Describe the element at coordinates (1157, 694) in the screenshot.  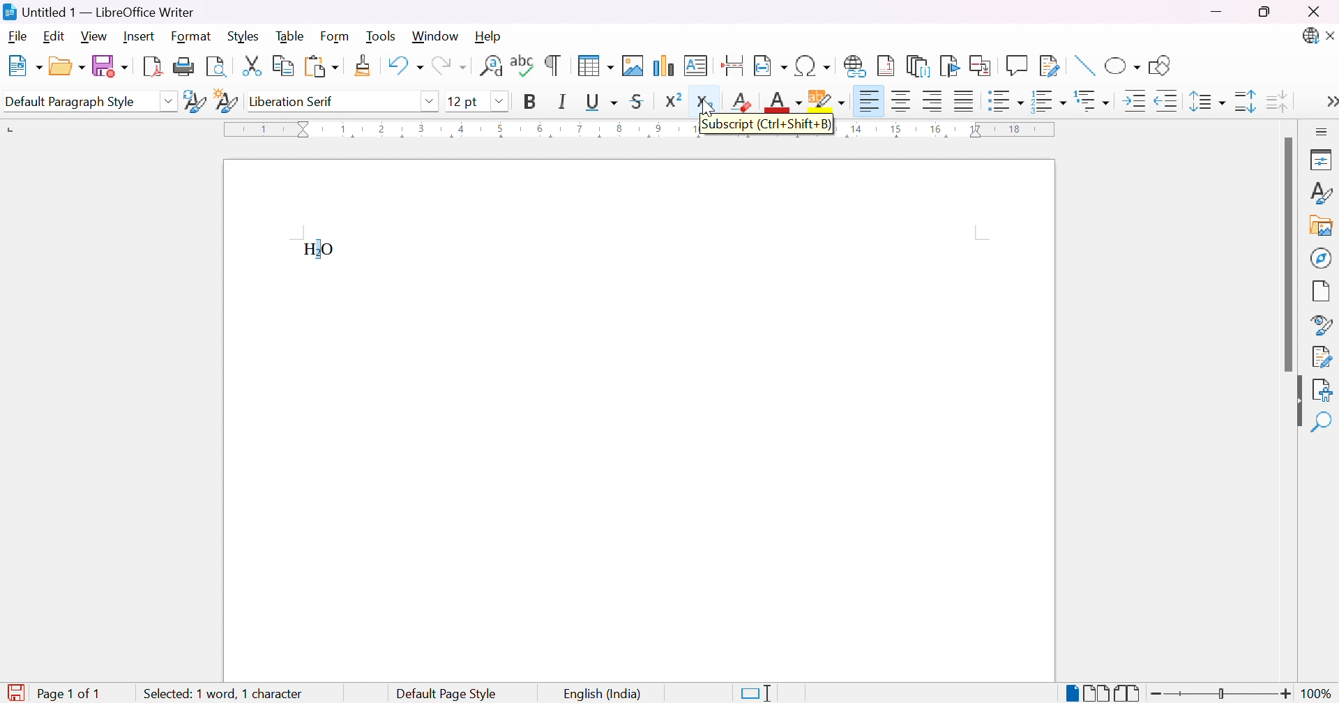
I see `Zoom out` at that location.